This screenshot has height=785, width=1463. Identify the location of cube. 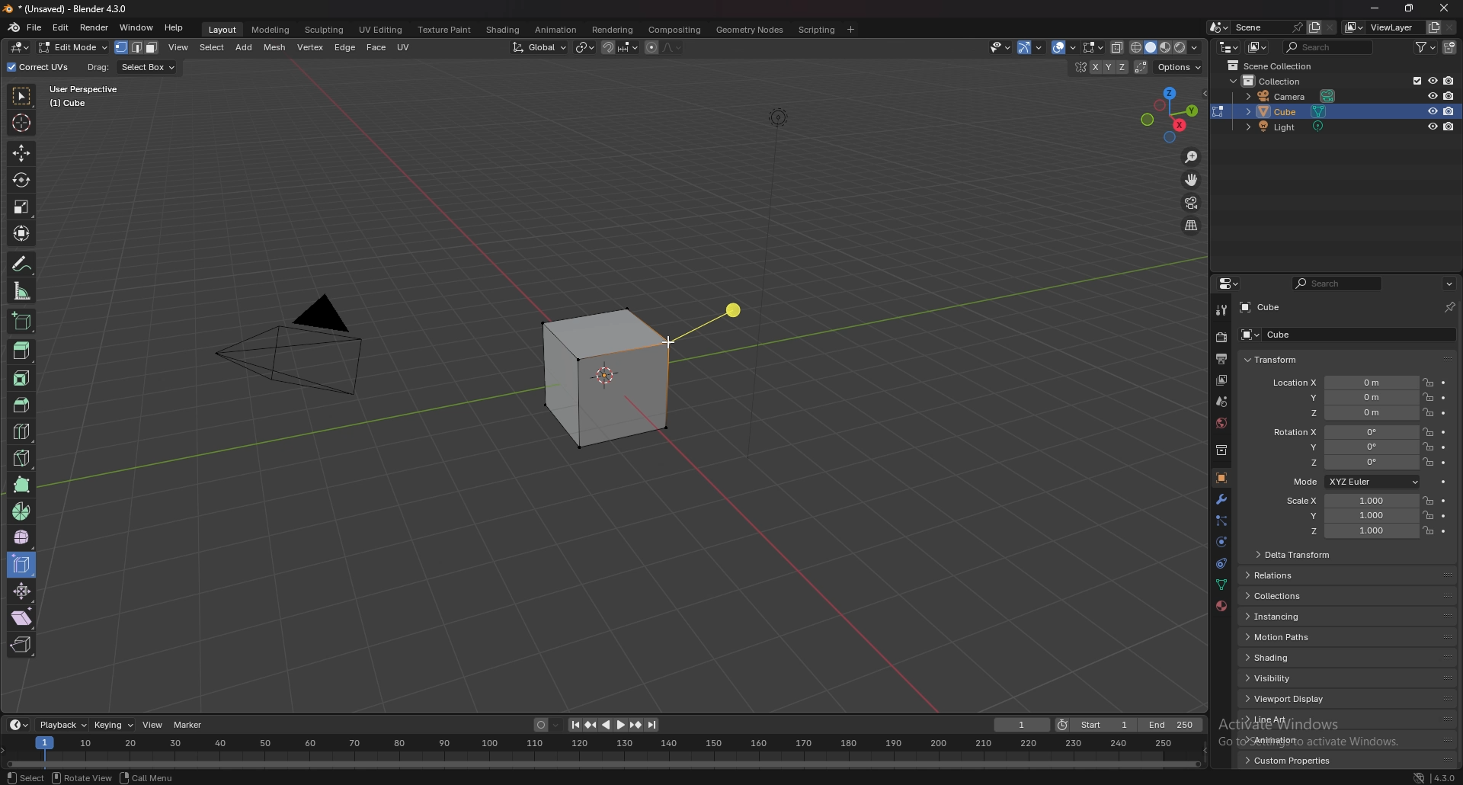
(1324, 335).